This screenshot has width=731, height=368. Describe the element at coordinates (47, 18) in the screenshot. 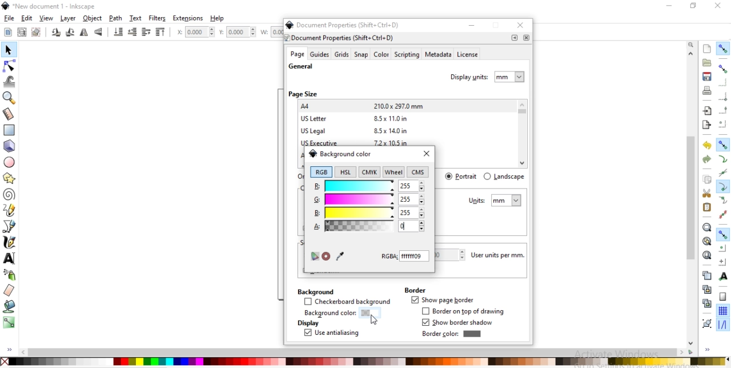

I see `view` at that location.